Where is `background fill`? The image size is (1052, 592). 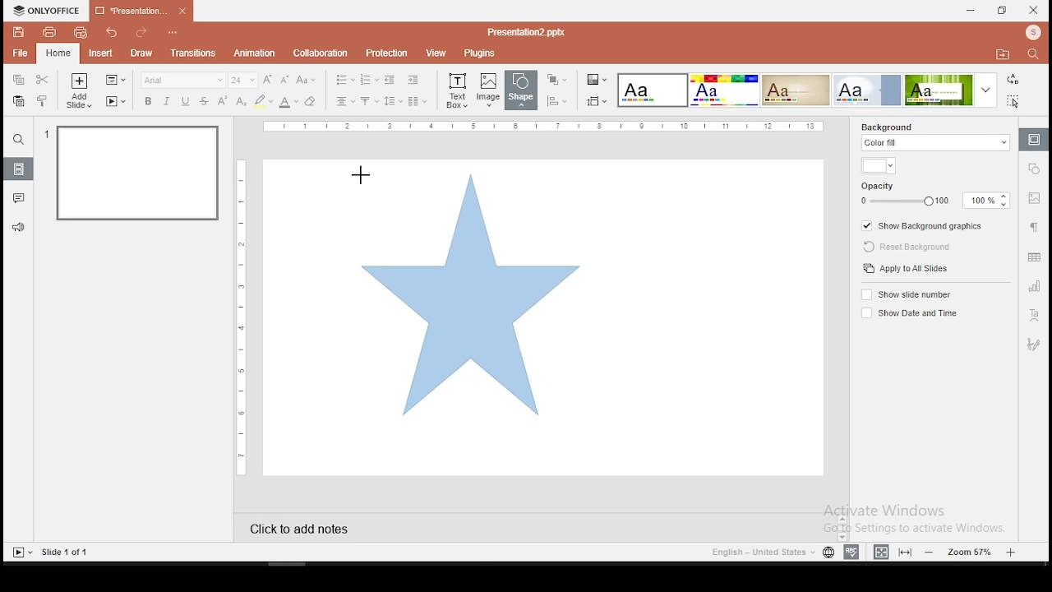
background fill is located at coordinates (936, 138).